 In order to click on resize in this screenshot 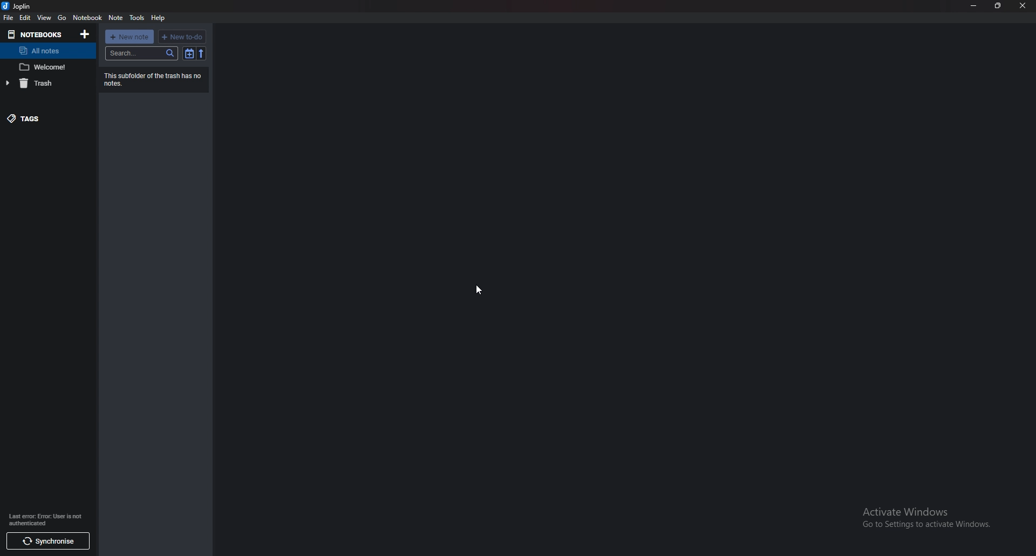, I will do `click(997, 5)`.